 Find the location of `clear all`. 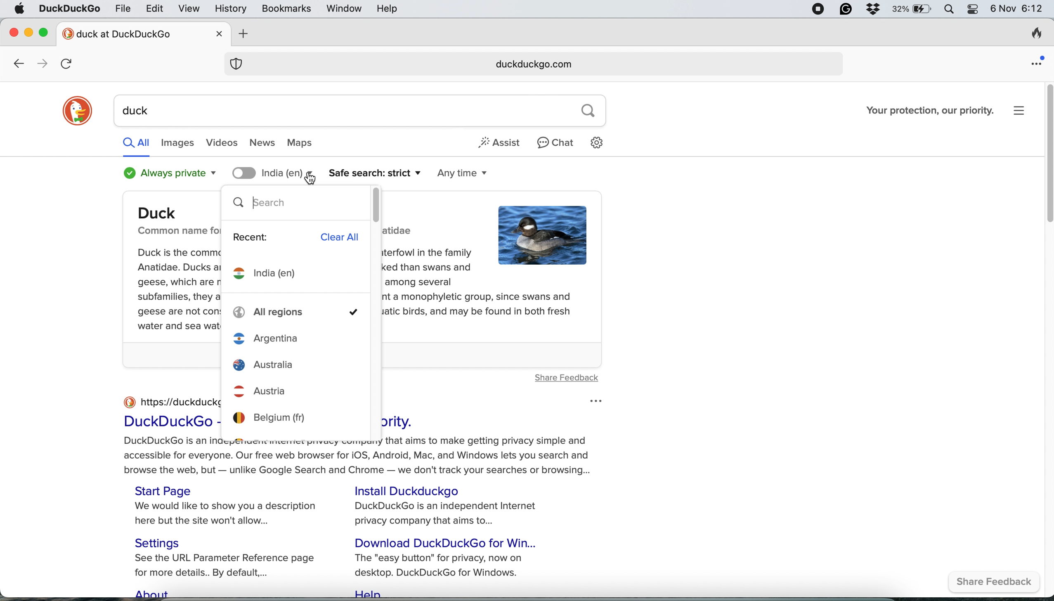

clear all is located at coordinates (344, 236).